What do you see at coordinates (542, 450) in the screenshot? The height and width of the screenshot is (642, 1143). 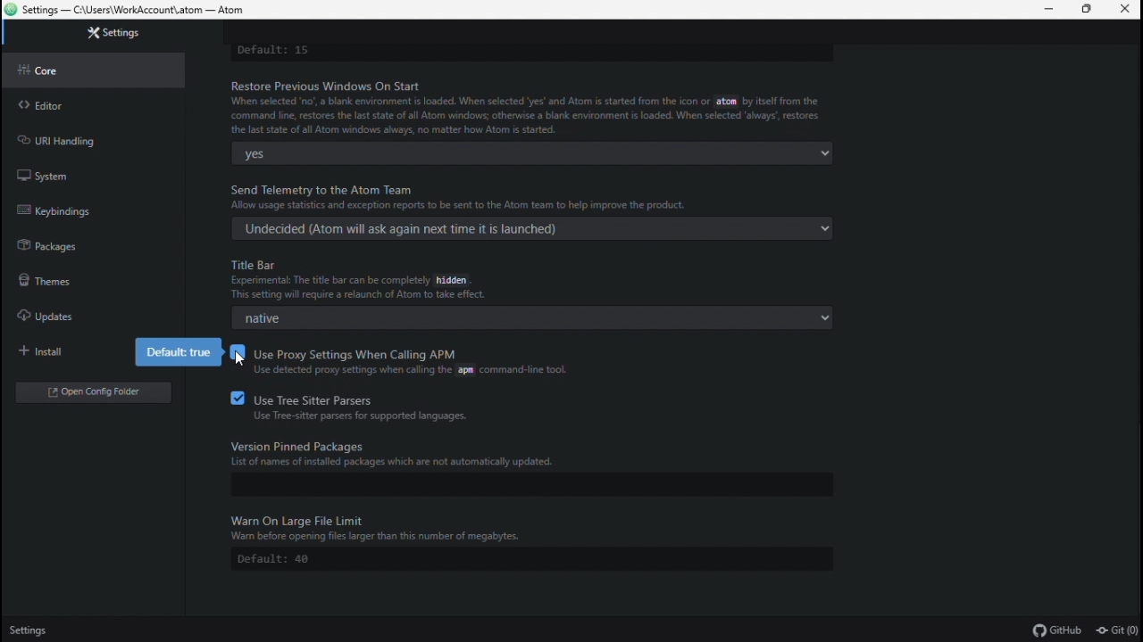 I see `Version pinned packages` at bounding box center [542, 450].